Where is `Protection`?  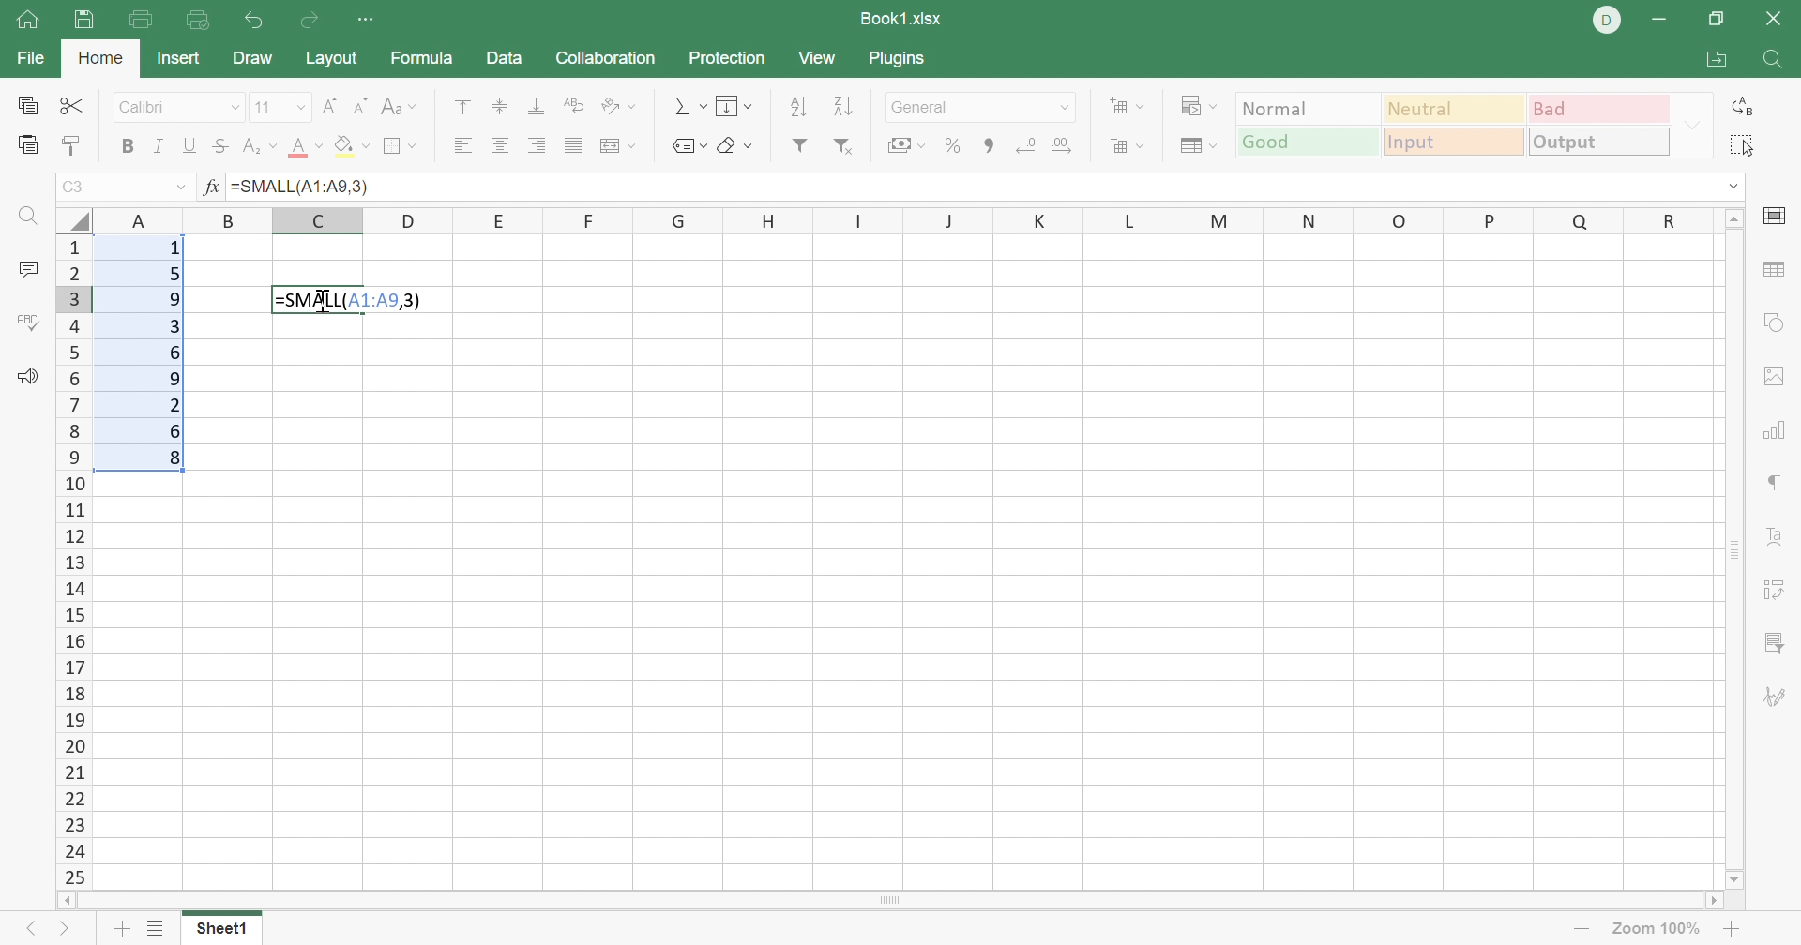 Protection is located at coordinates (725, 58).